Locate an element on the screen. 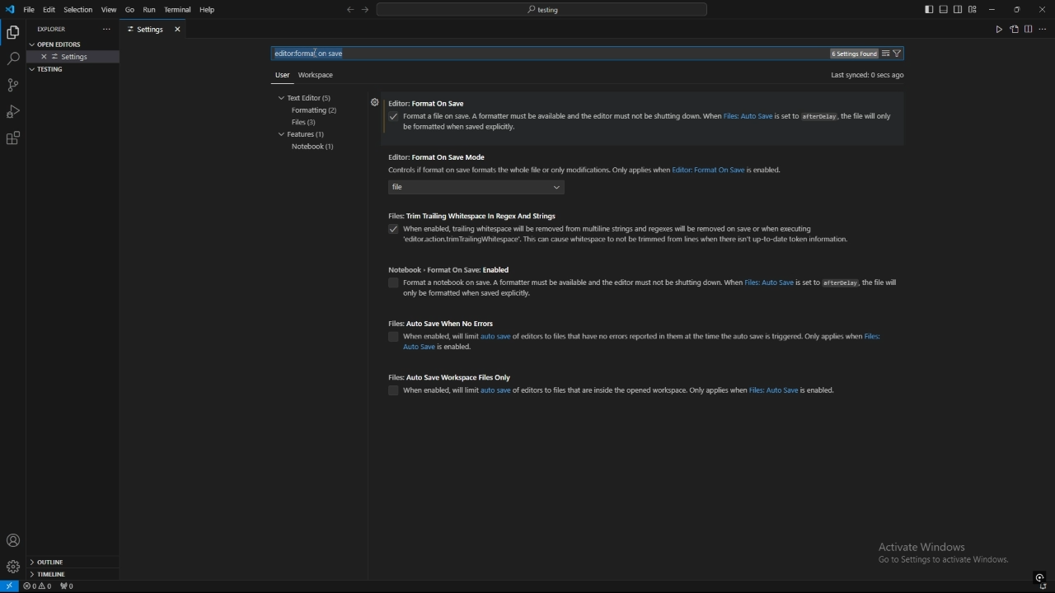  Last synced: 0 secs ago is located at coordinates (866, 75).